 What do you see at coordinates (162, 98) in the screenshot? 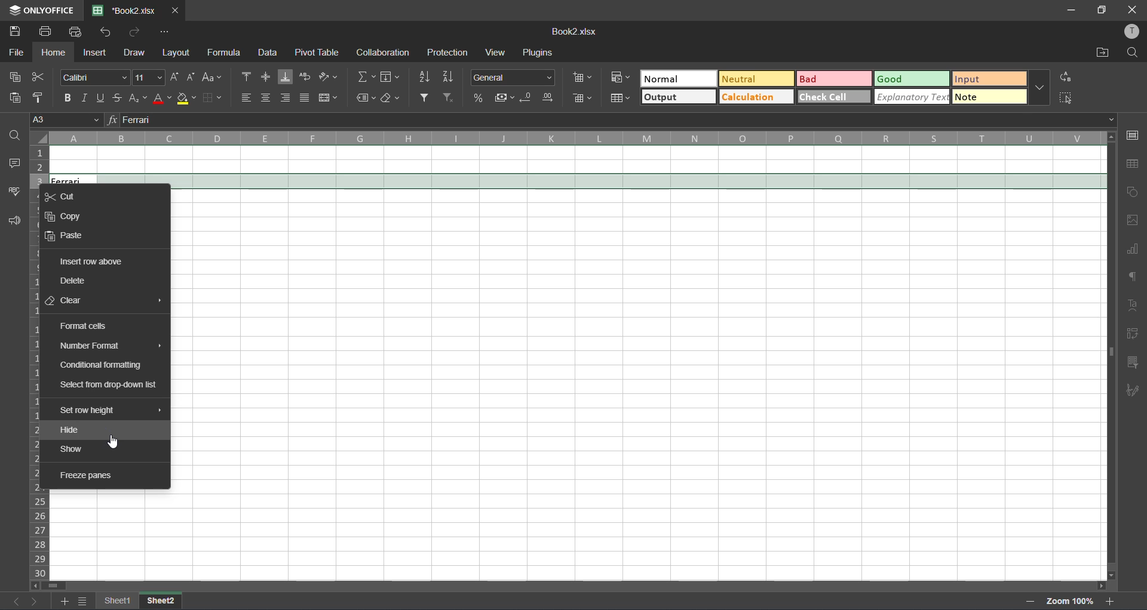
I see `font color` at bounding box center [162, 98].